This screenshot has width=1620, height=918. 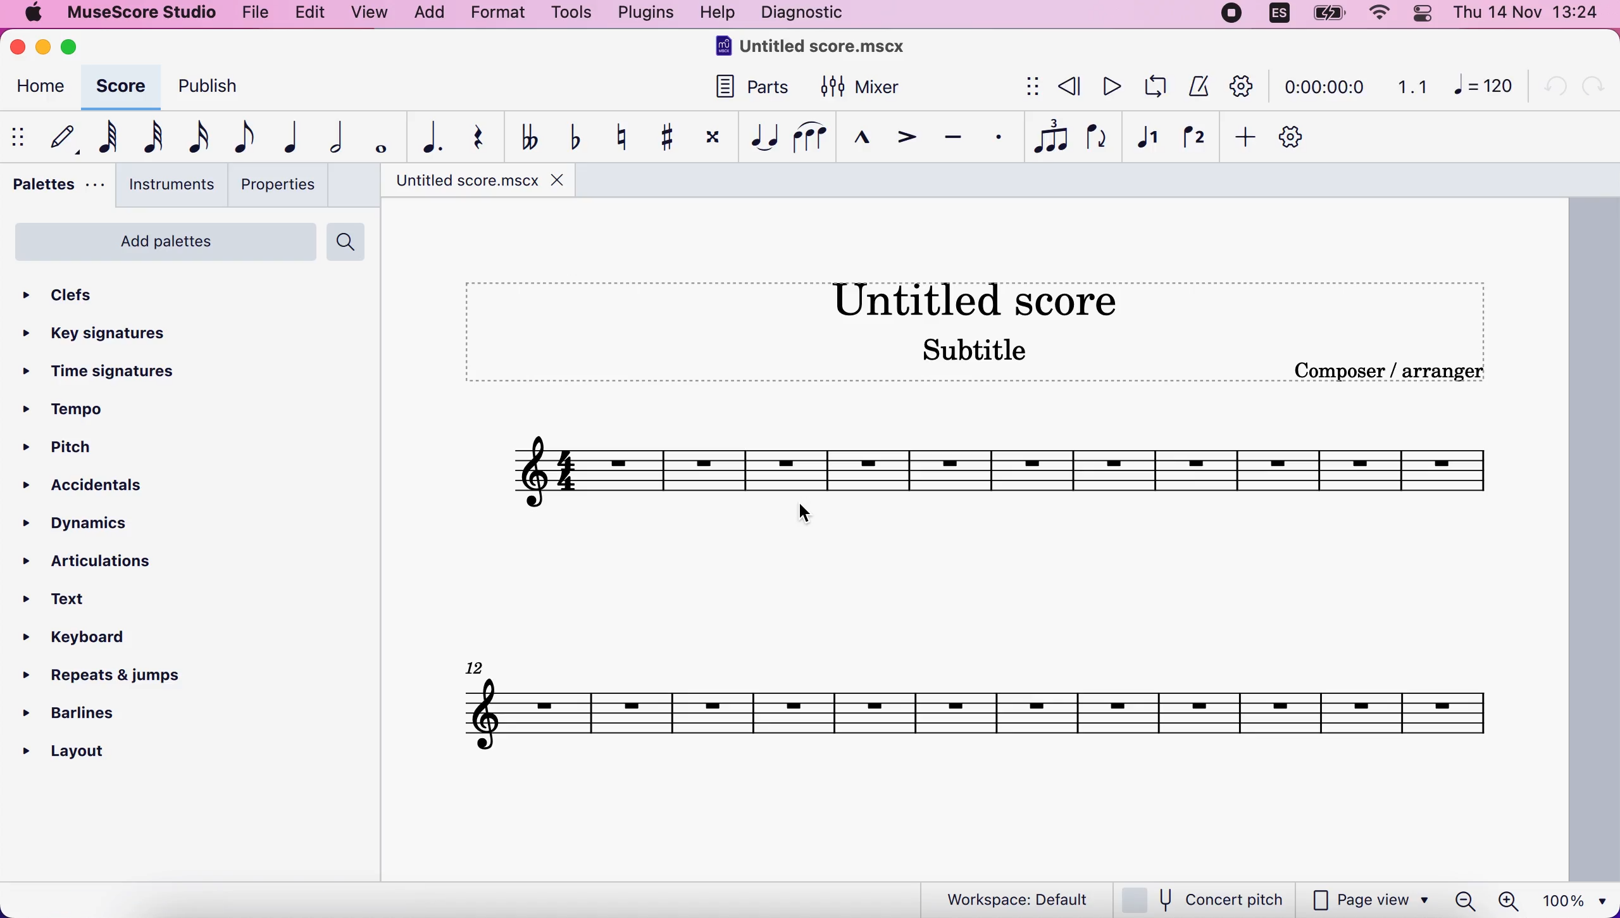 I want to click on barlines, so click(x=84, y=711).